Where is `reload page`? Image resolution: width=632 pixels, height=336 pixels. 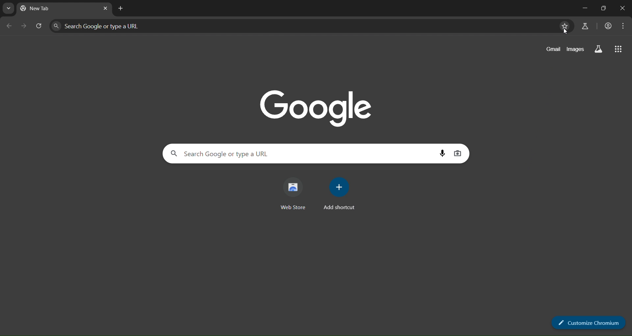
reload page is located at coordinates (40, 27).